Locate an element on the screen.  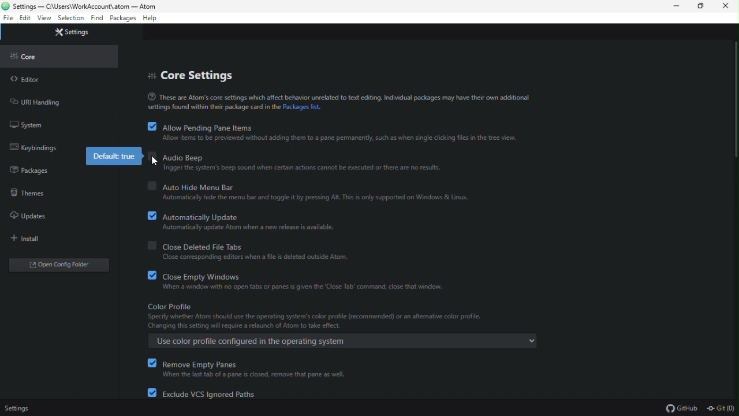
themes is located at coordinates (28, 193).